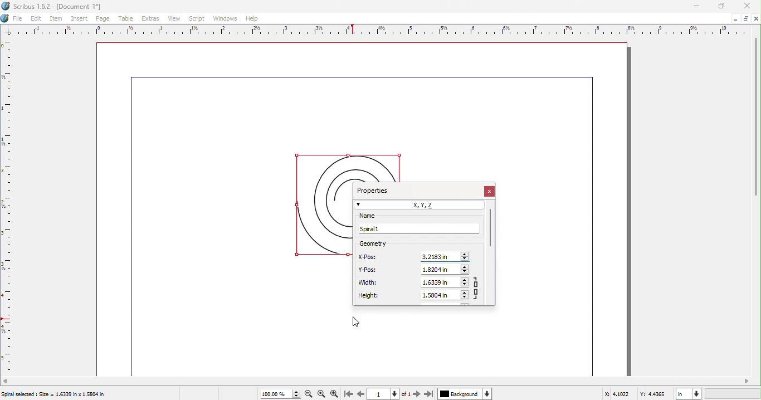  What do you see at coordinates (487, 394) in the screenshot?
I see `change background` at bounding box center [487, 394].